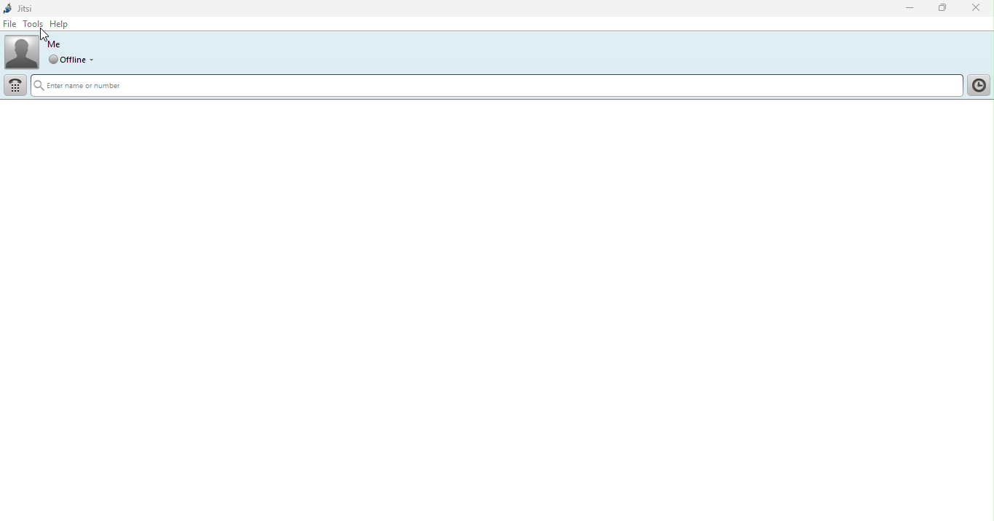  What do you see at coordinates (945, 9) in the screenshot?
I see `Maximize` at bounding box center [945, 9].